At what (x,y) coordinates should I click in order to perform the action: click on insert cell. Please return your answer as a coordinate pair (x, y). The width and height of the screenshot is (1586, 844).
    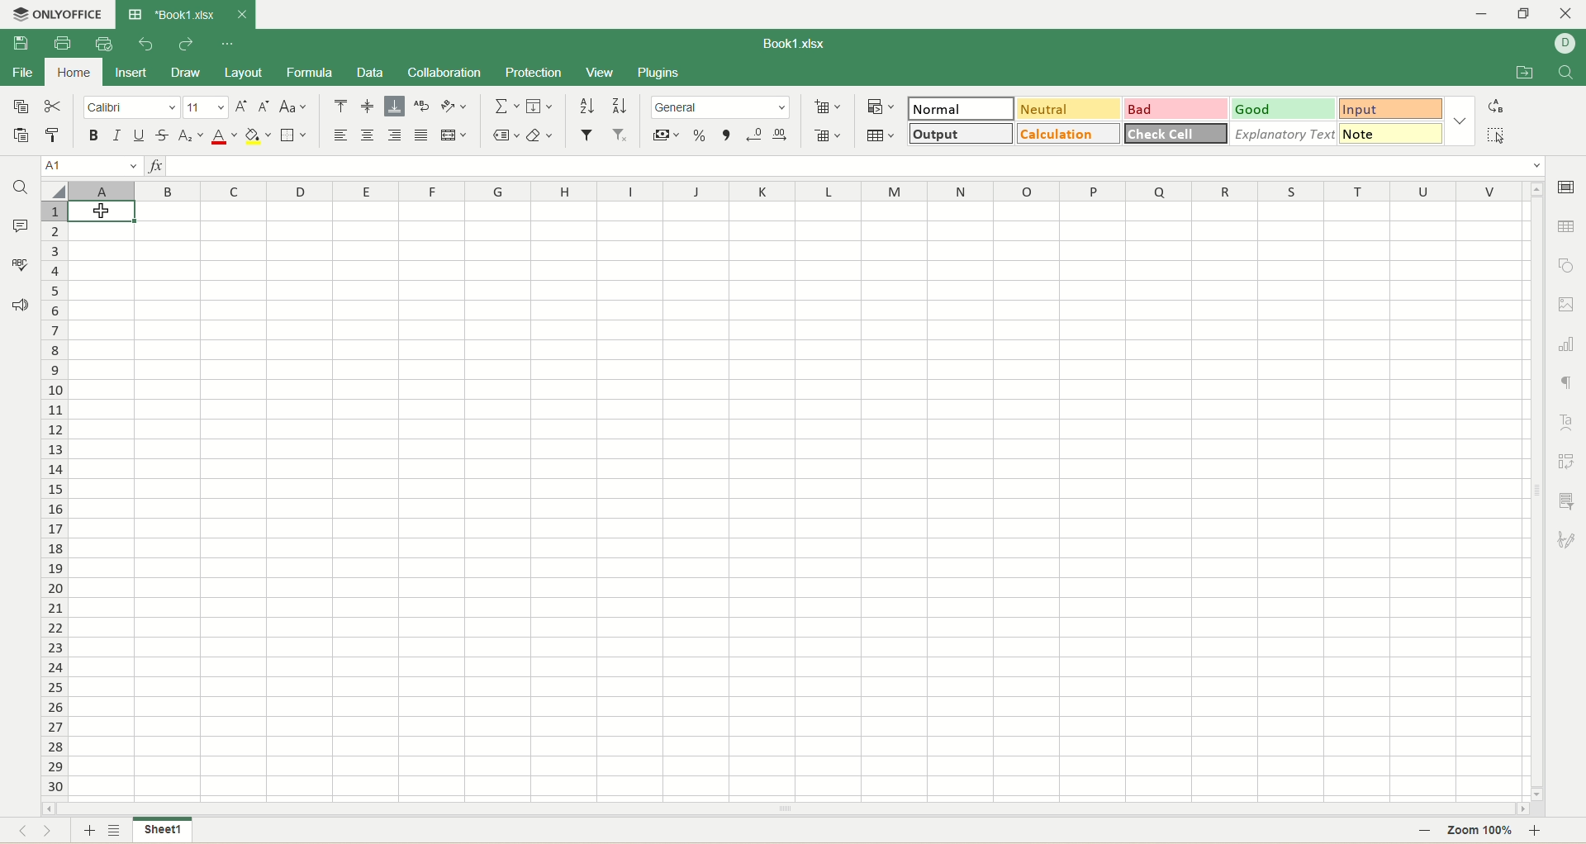
    Looking at the image, I should click on (828, 108).